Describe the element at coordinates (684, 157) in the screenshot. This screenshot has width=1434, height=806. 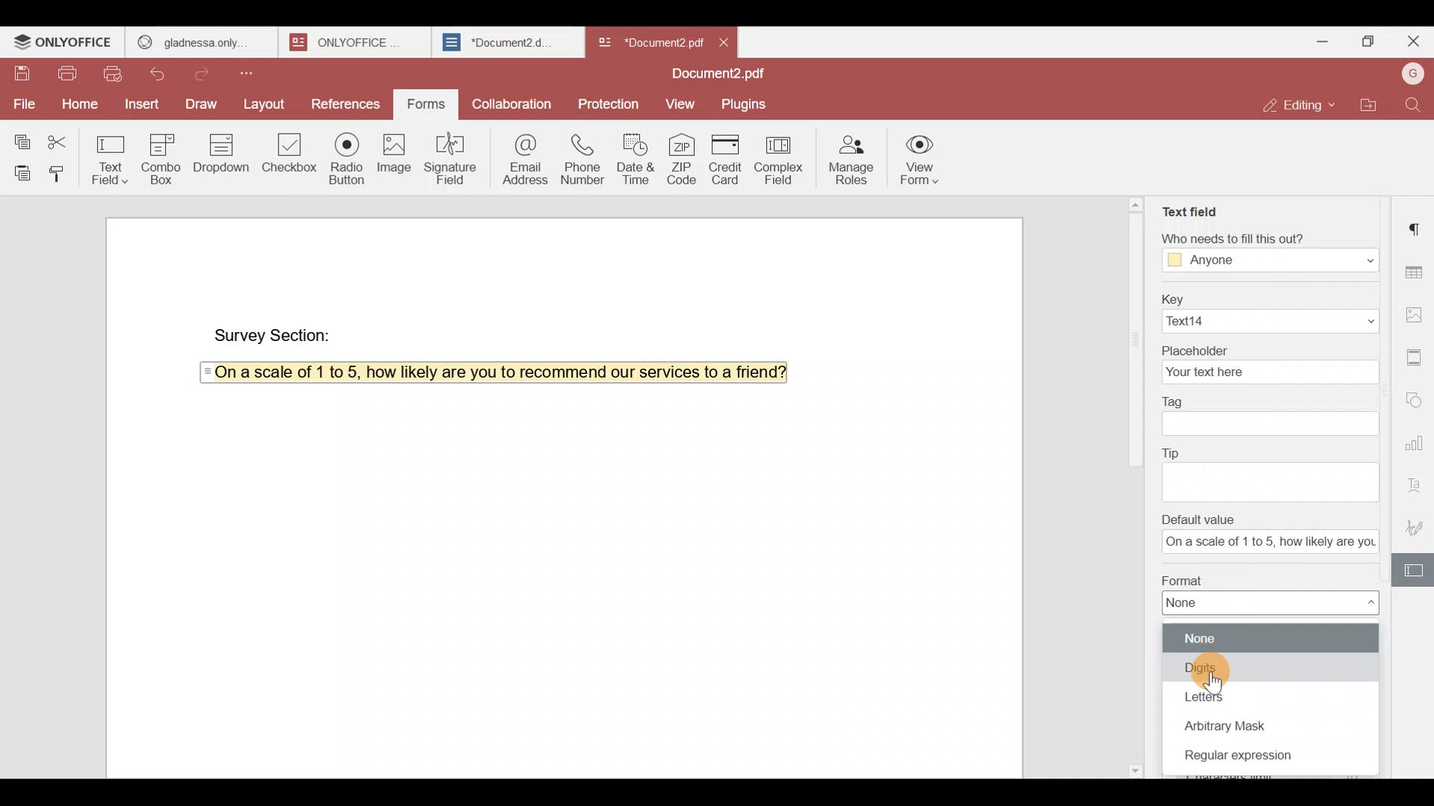
I see `ZIP code` at that location.